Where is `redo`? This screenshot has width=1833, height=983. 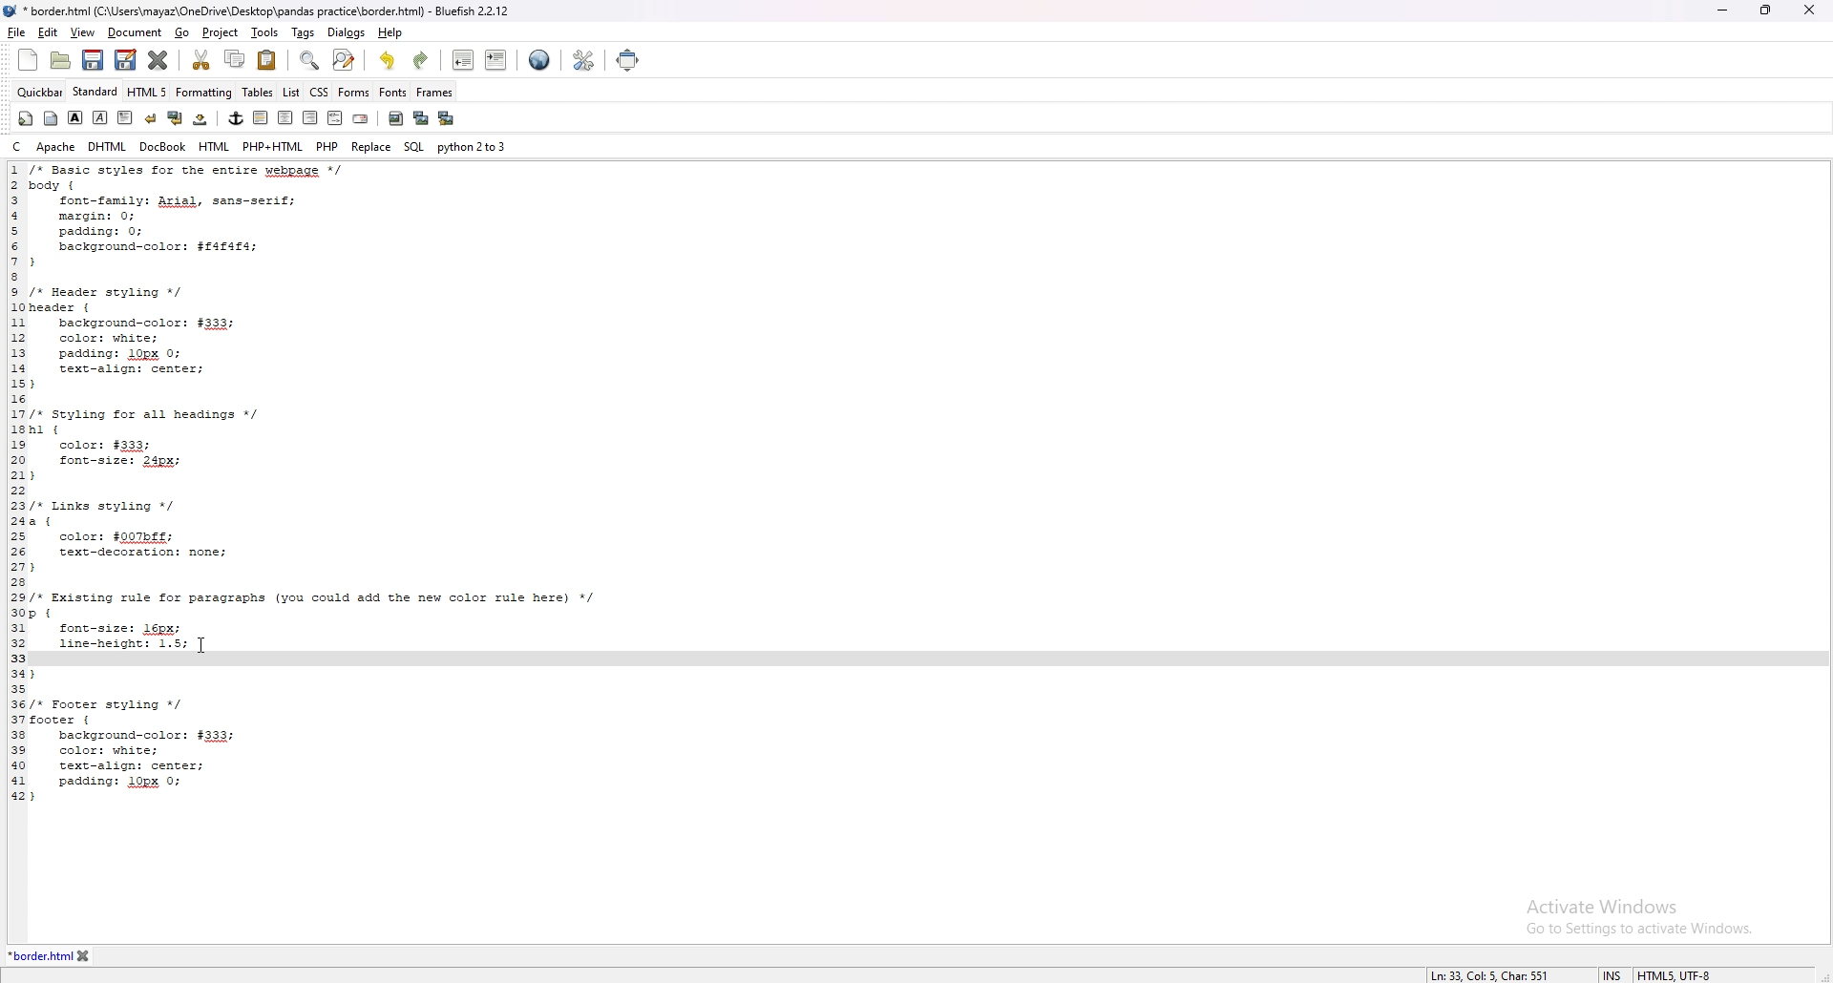
redo is located at coordinates (422, 60).